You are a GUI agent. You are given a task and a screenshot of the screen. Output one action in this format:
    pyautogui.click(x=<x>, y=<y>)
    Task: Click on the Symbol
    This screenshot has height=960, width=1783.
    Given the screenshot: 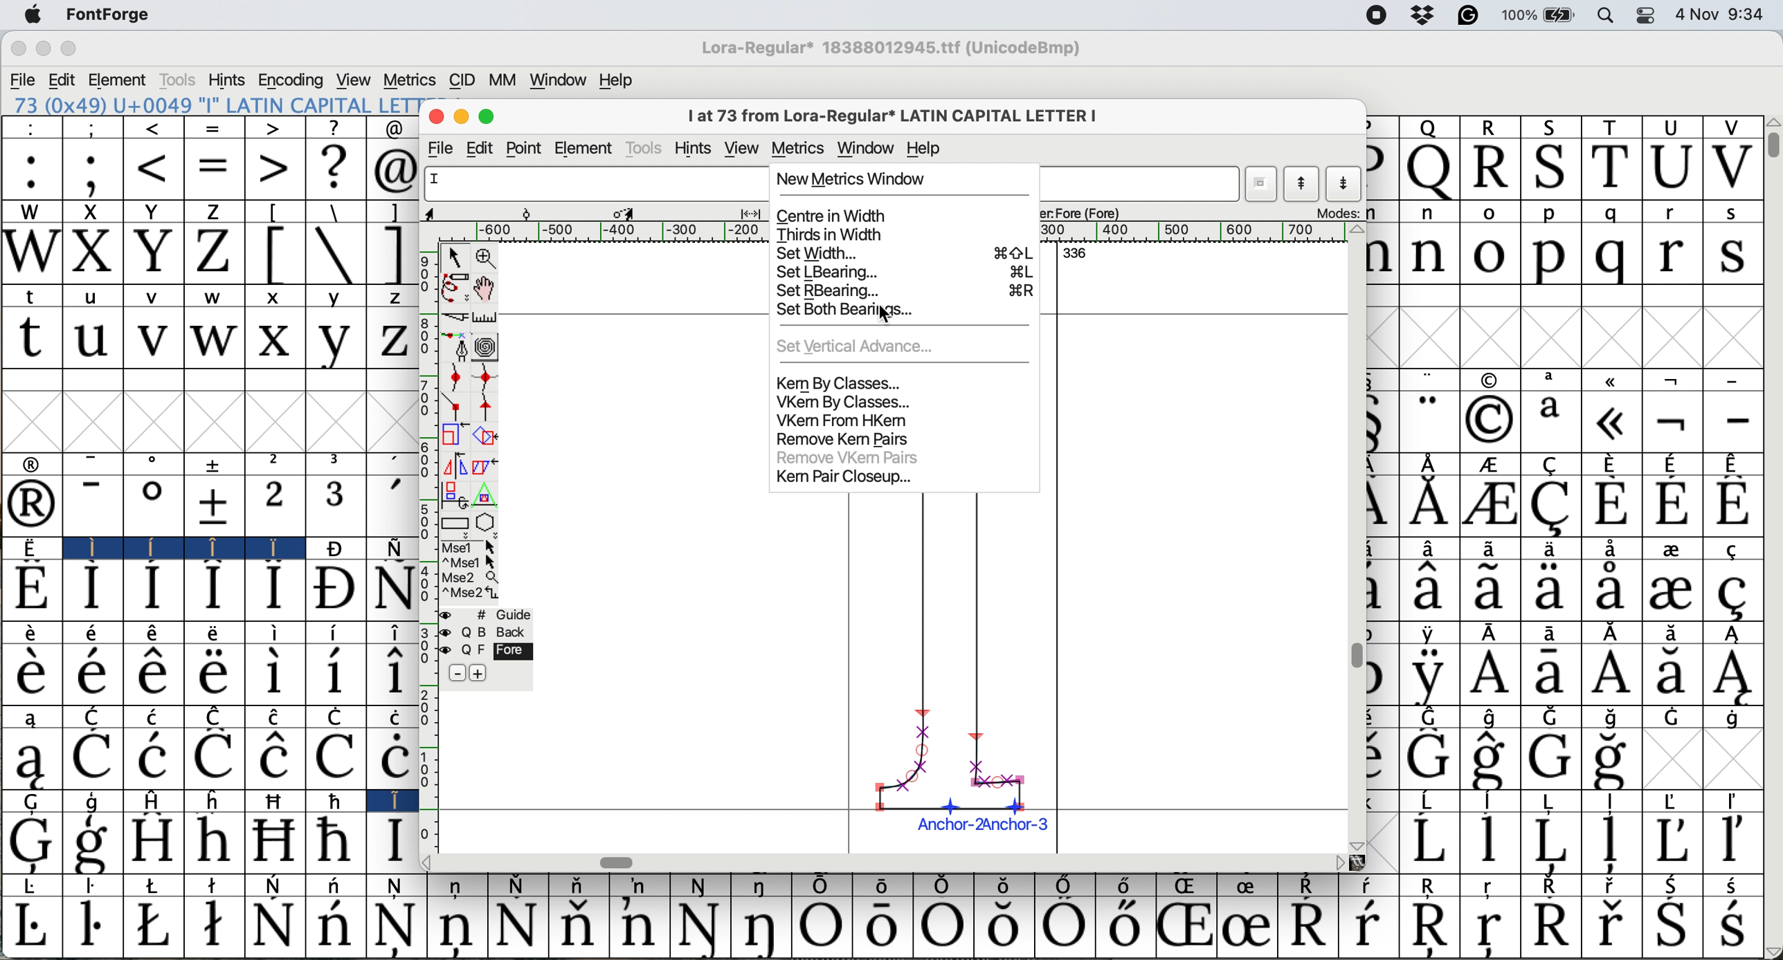 What is the action you would take?
    pyautogui.click(x=1735, y=634)
    